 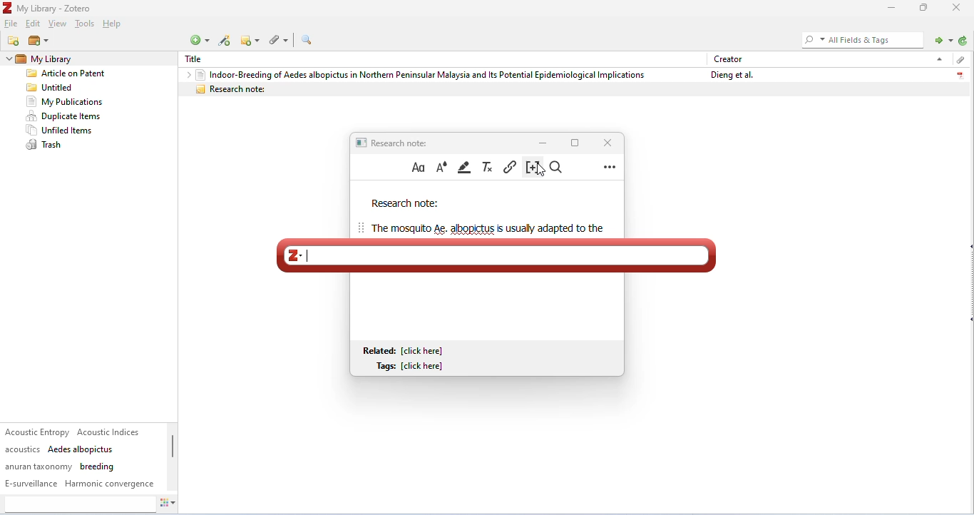 I want to click on creator, so click(x=729, y=58).